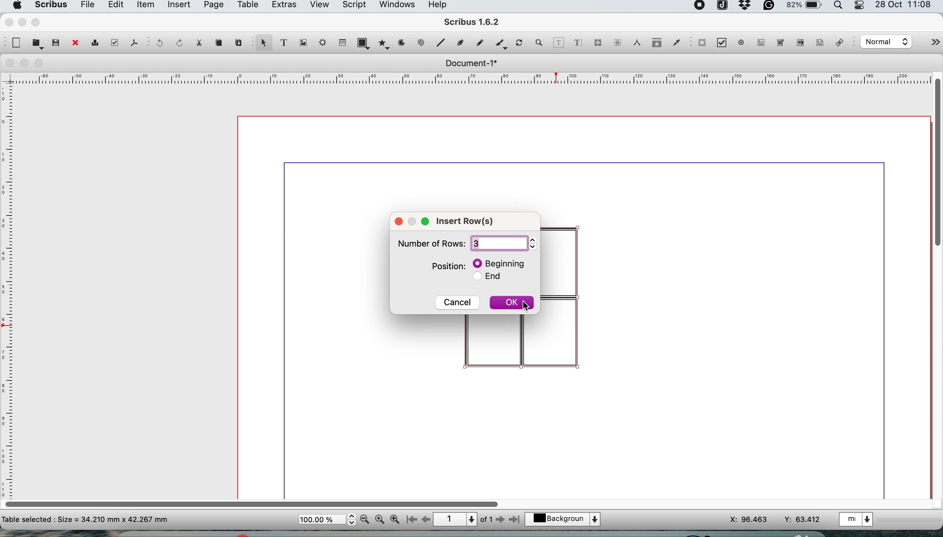  What do you see at coordinates (282, 7) in the screenshot?
I see `extras` at bounding box center [282, 7].